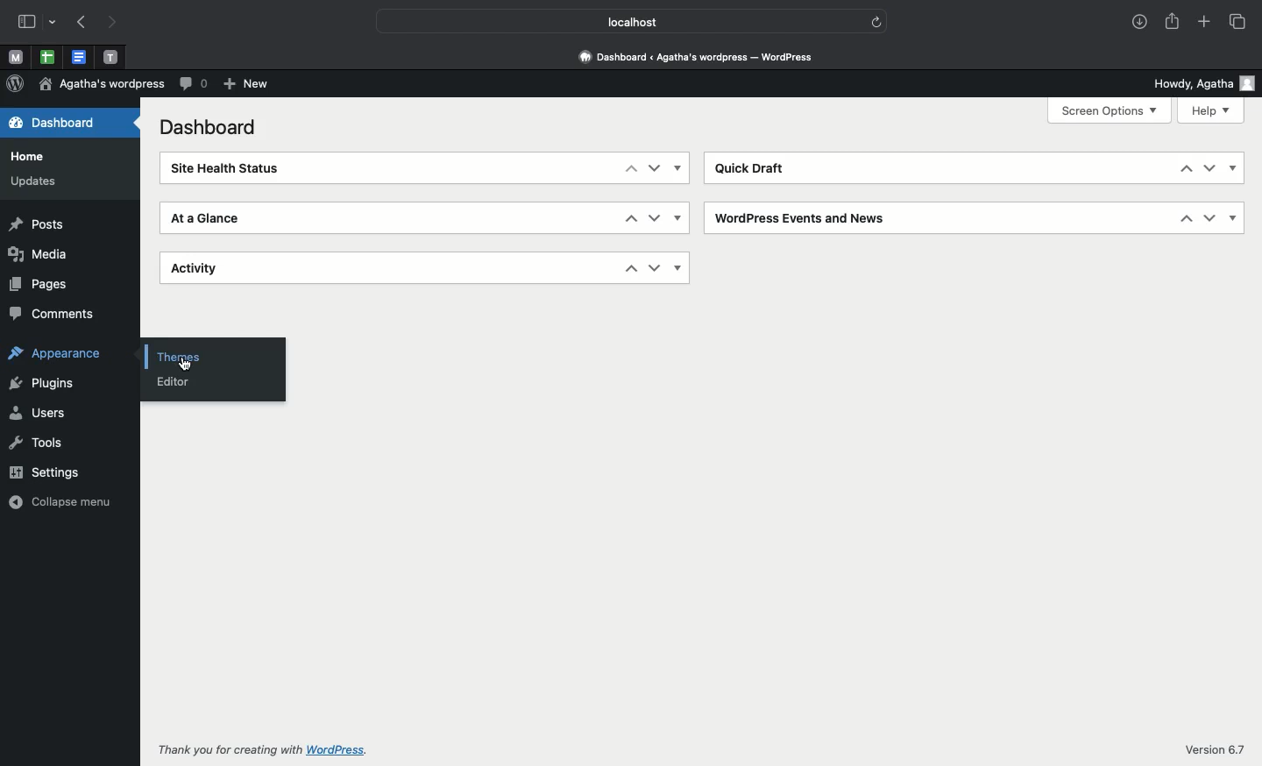 Image resolution: width=1262 pixels, height=766 pixels. Describe the element at coordinates (630, 219) in the screenshot. I see `Up` at that location.